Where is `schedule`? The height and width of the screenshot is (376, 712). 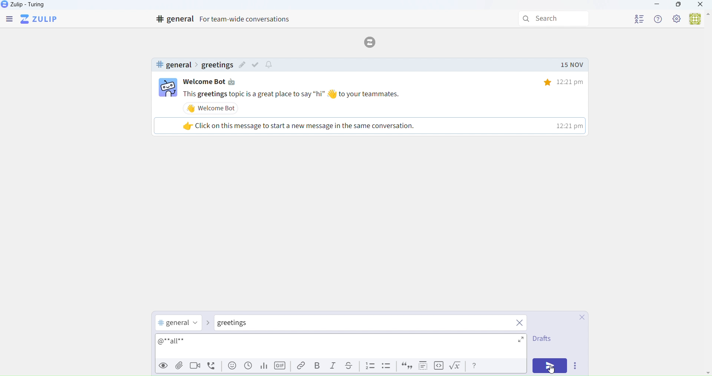
schedule is located at coordinates (248, 368).